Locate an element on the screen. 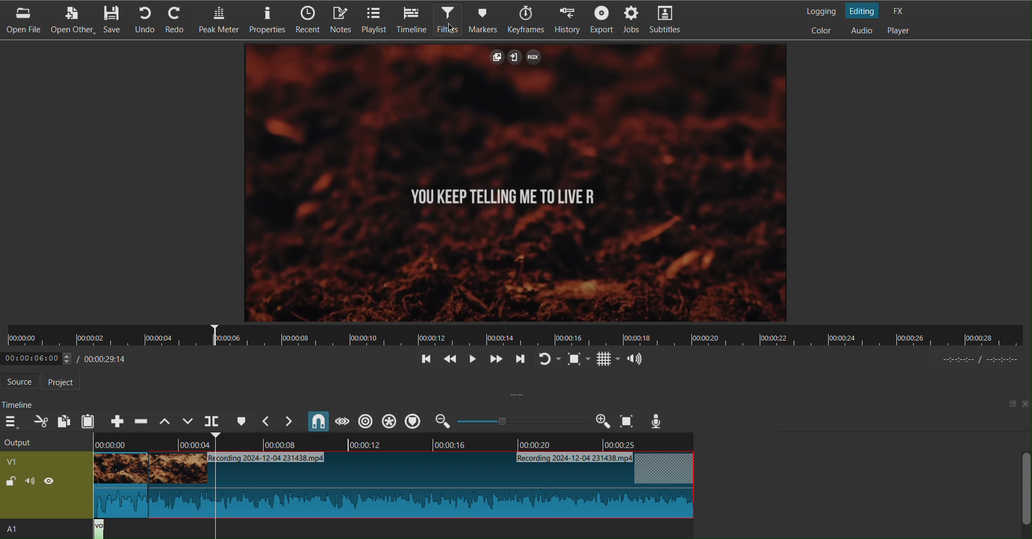 This screenshot has height=539, width=1032. Export is located at coordinates (602, 19).